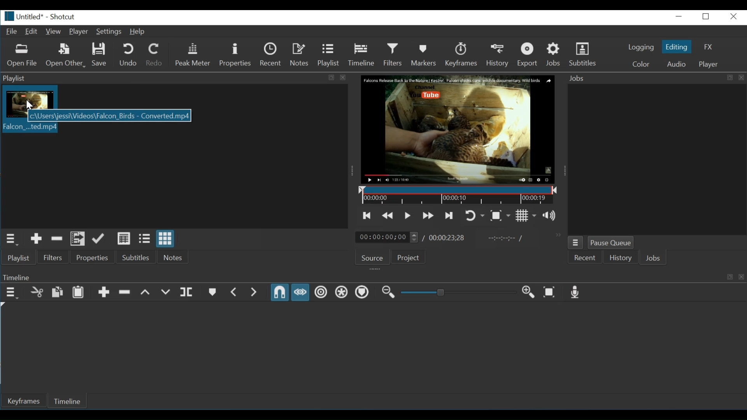 The width and height of the screenshot is (747, 420). What do you see at coordinates (109, 116) in the screenshot?
I see `File path popup message` at bounding box center [109, 116].